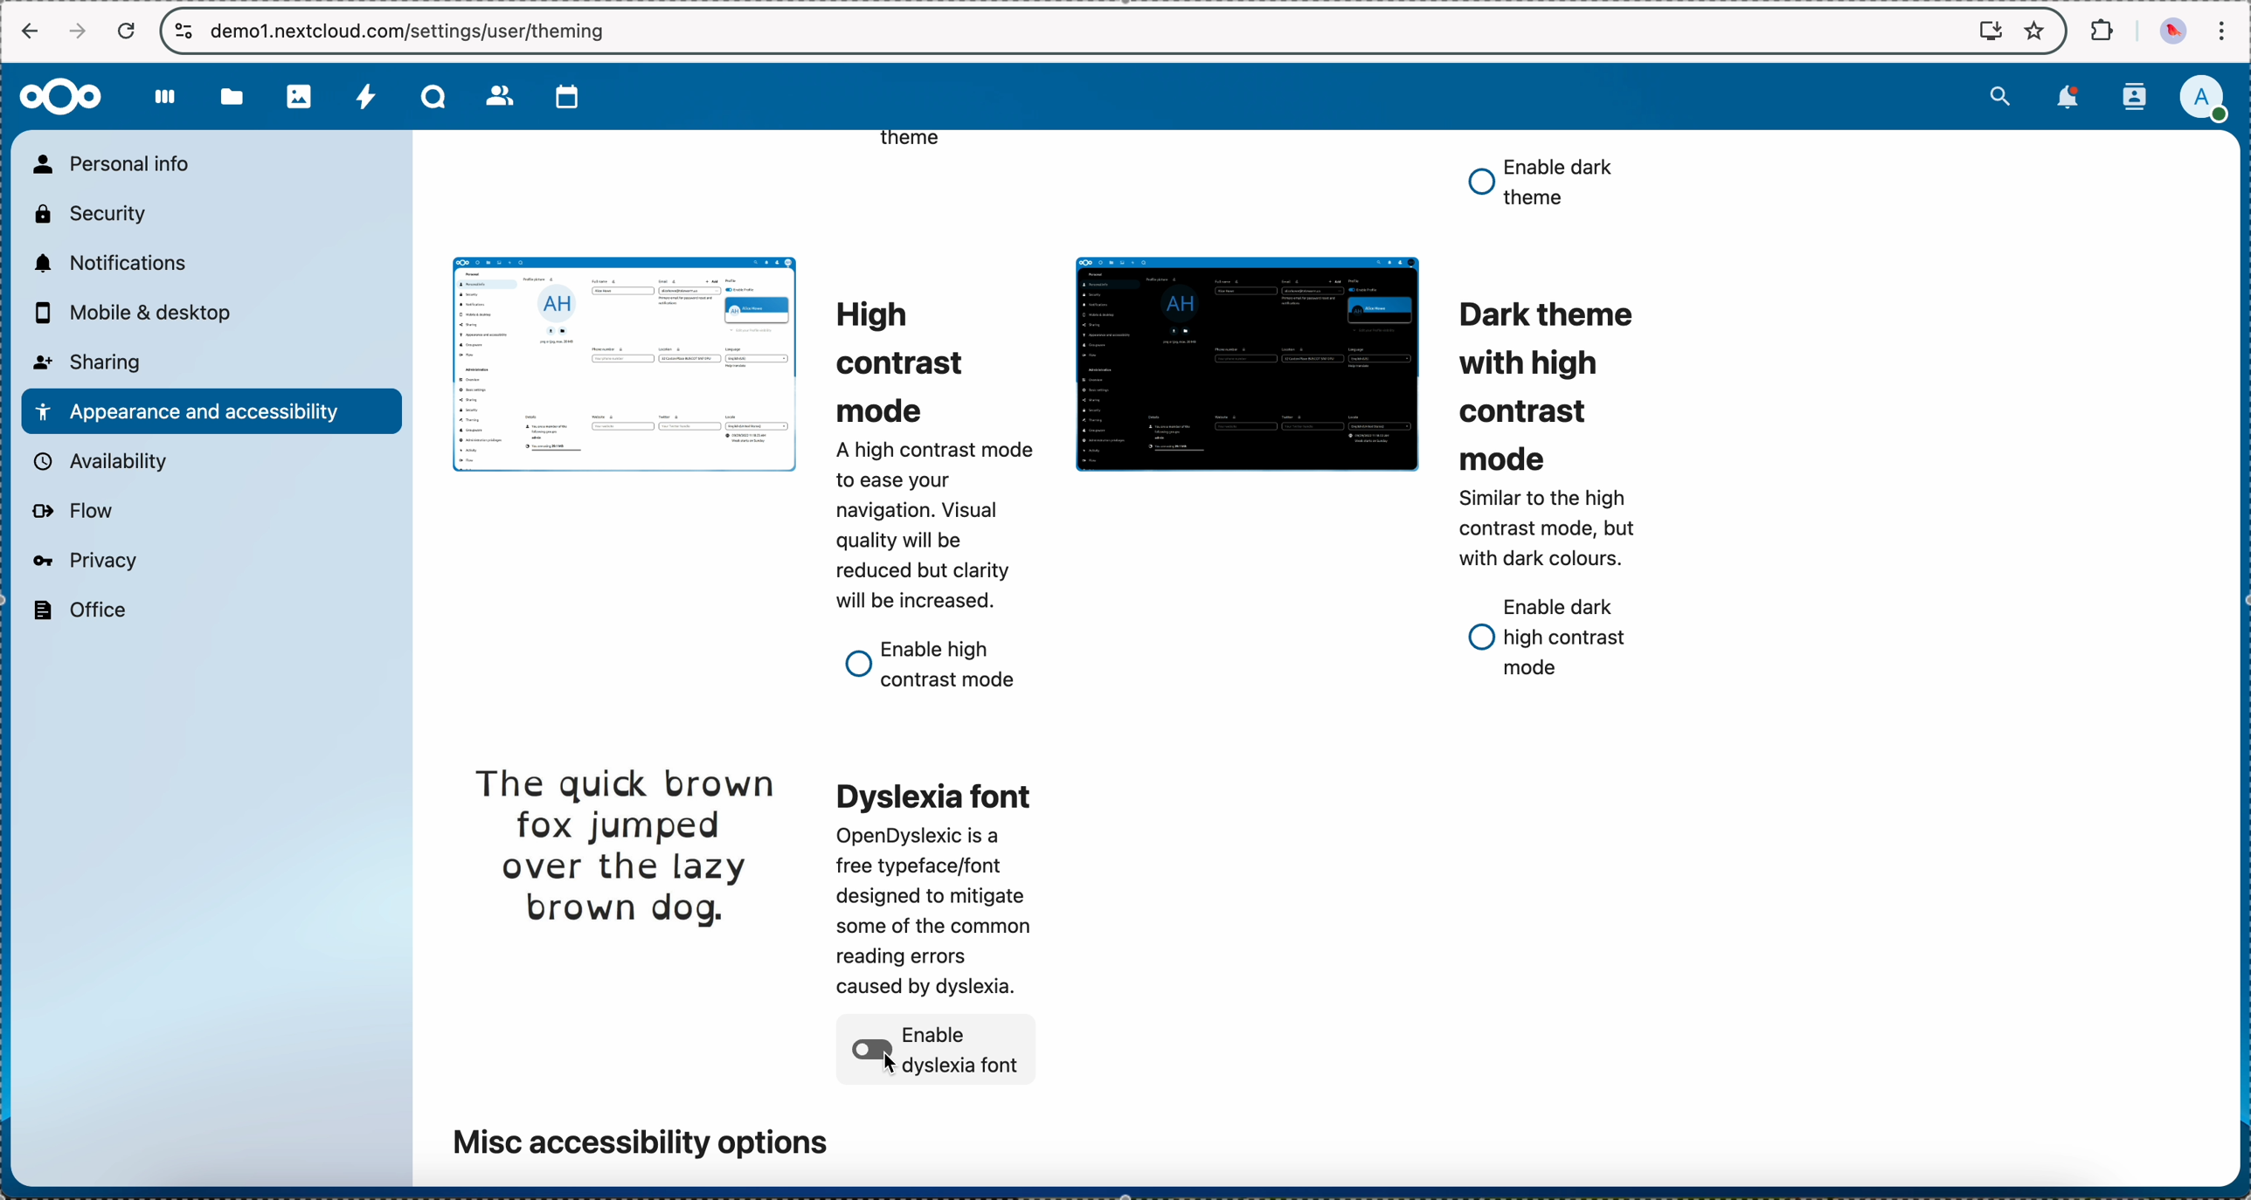  Describe the element at coordinates (233, 102) in the screenshot. I see `files` at that location.